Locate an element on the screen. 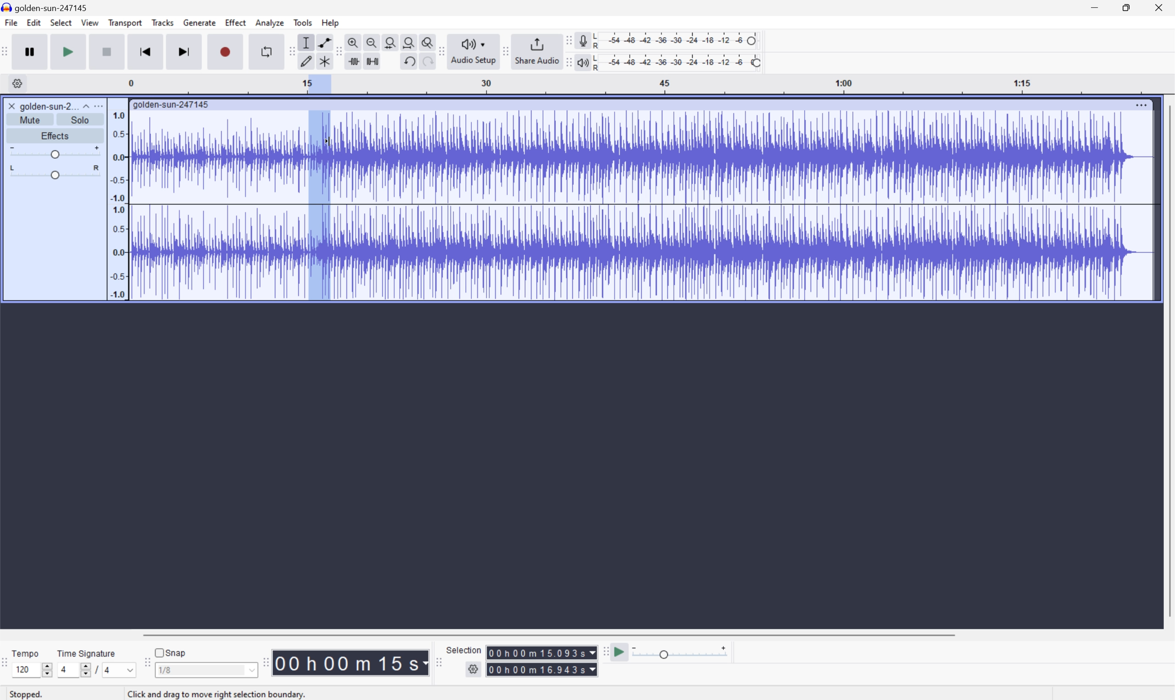 The image size is (1175, 700). Skip to end is located at coordinates (185, 51).